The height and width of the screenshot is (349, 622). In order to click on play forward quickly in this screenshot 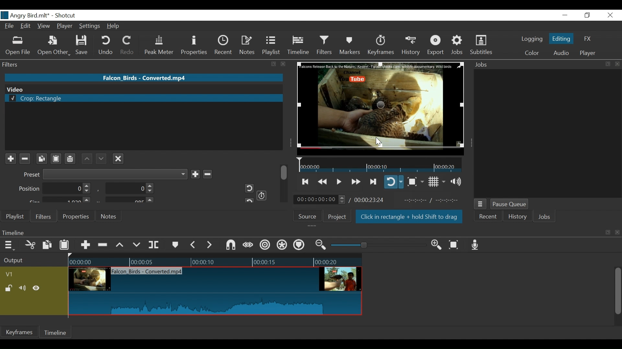, I will do `click(355, 182)`.